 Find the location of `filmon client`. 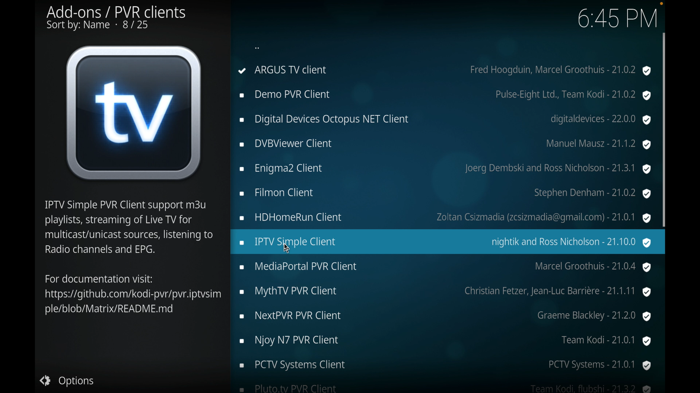

filmon client is located at coordinates (447, 194).